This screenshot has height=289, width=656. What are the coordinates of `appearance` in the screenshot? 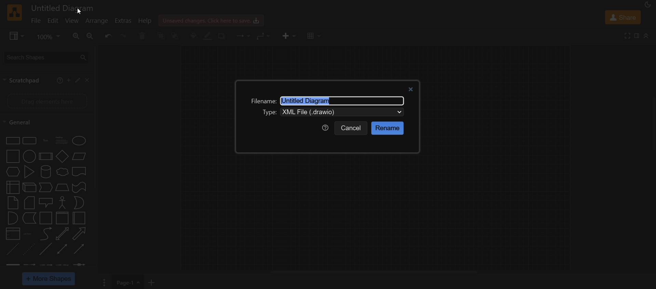 It's located at (647, 5).